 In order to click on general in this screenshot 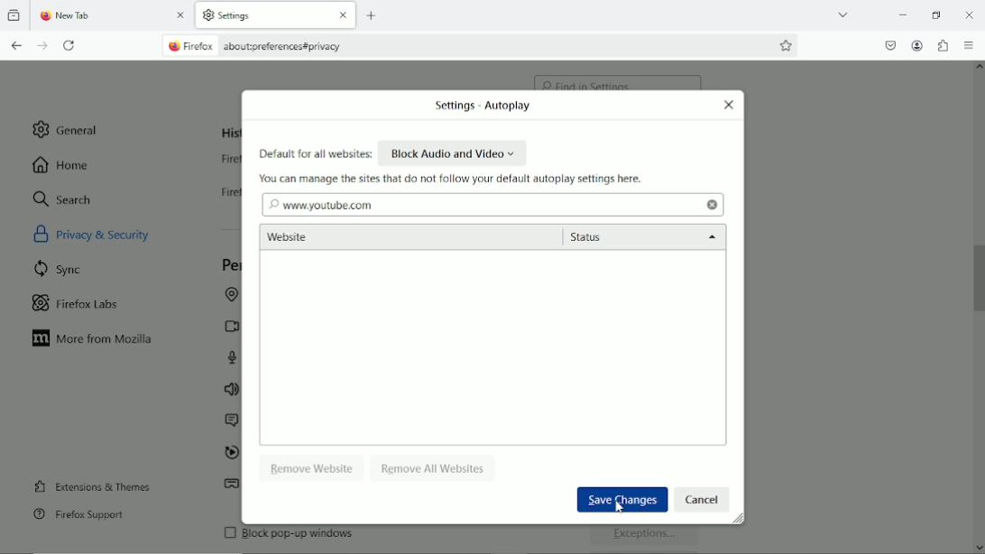, I will do `click(68, 129)`.